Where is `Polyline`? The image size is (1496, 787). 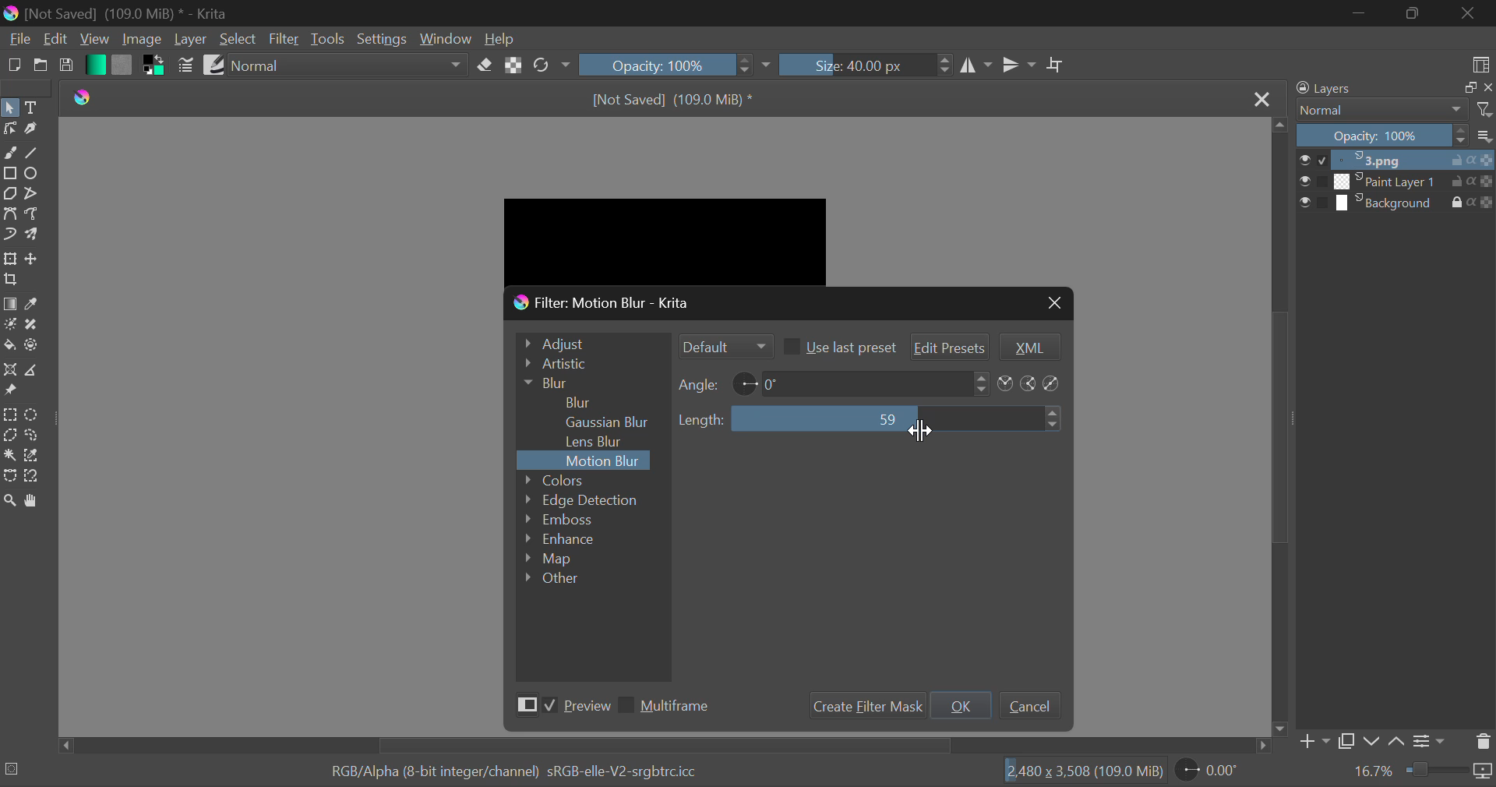
Polyline is located at coordinates (33, 194).